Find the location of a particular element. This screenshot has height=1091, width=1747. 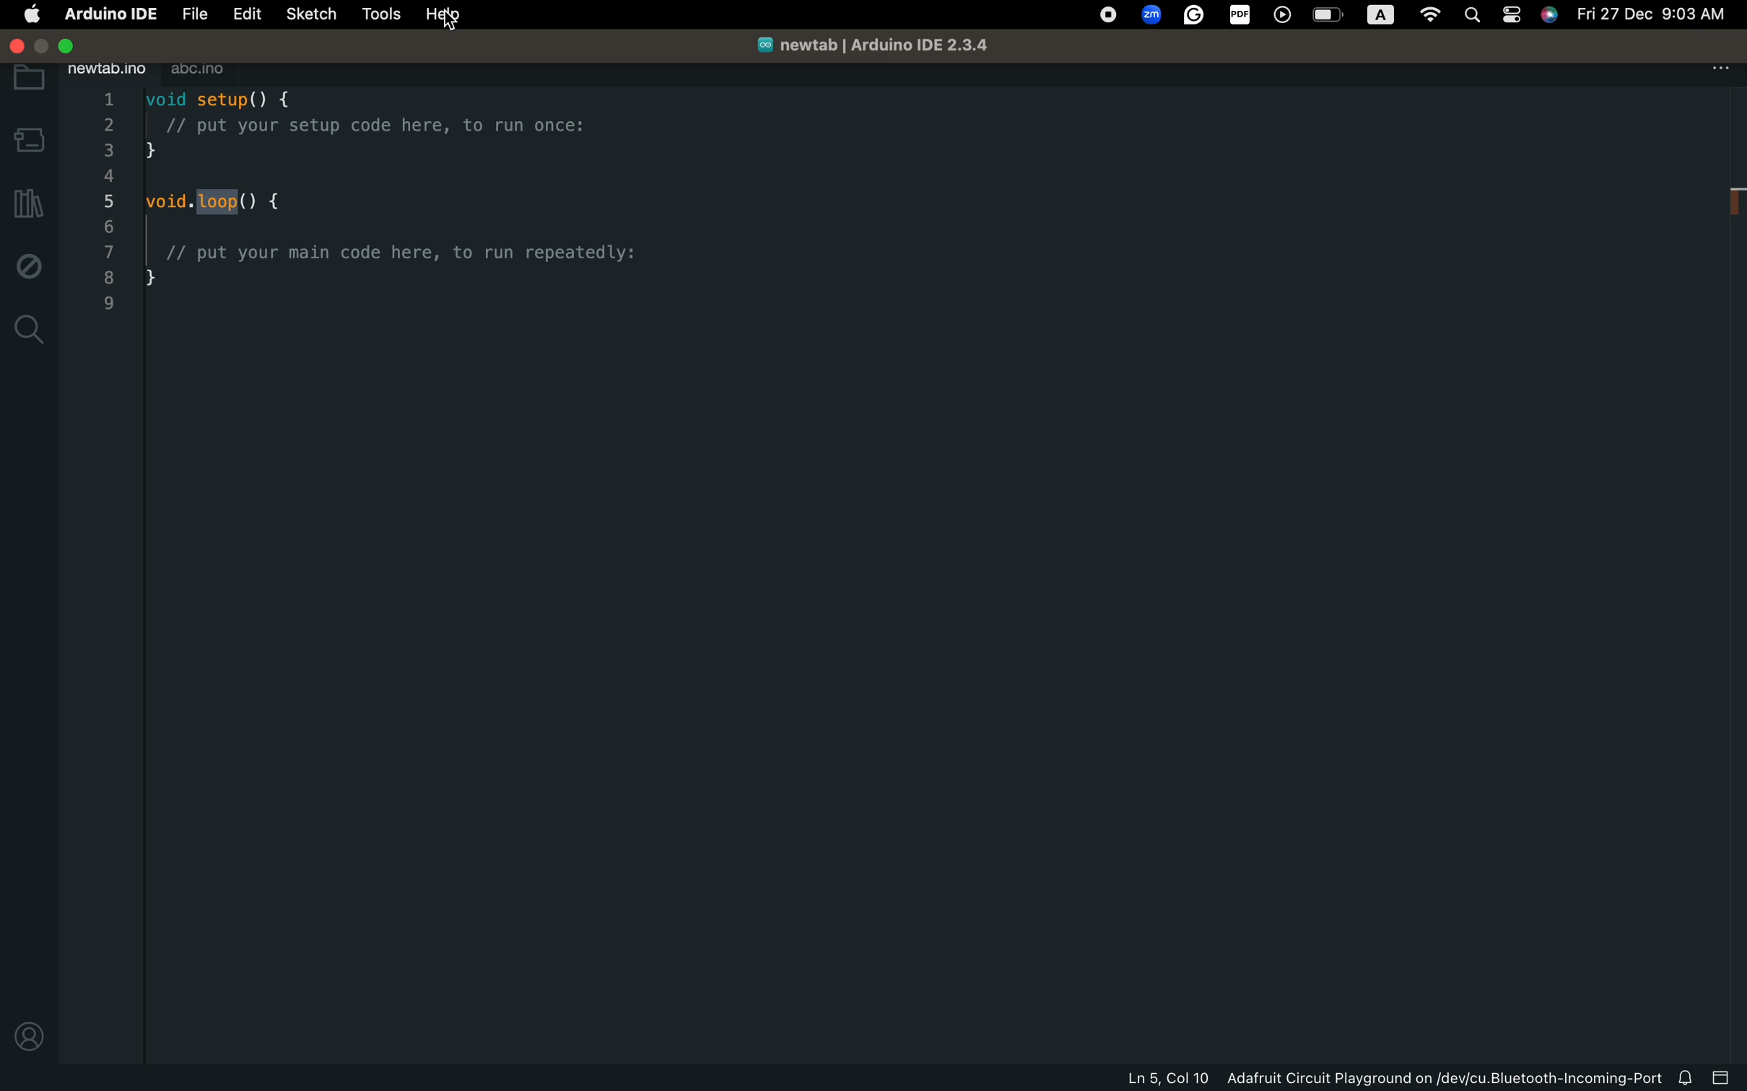

Close is located at coordinates (74, 43).